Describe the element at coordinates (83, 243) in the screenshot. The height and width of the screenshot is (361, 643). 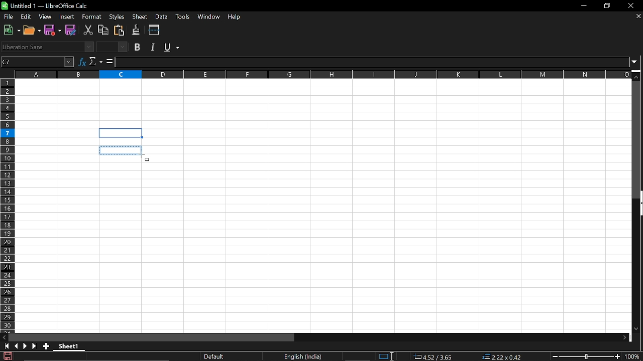
I see `Fillable cells` at that location.